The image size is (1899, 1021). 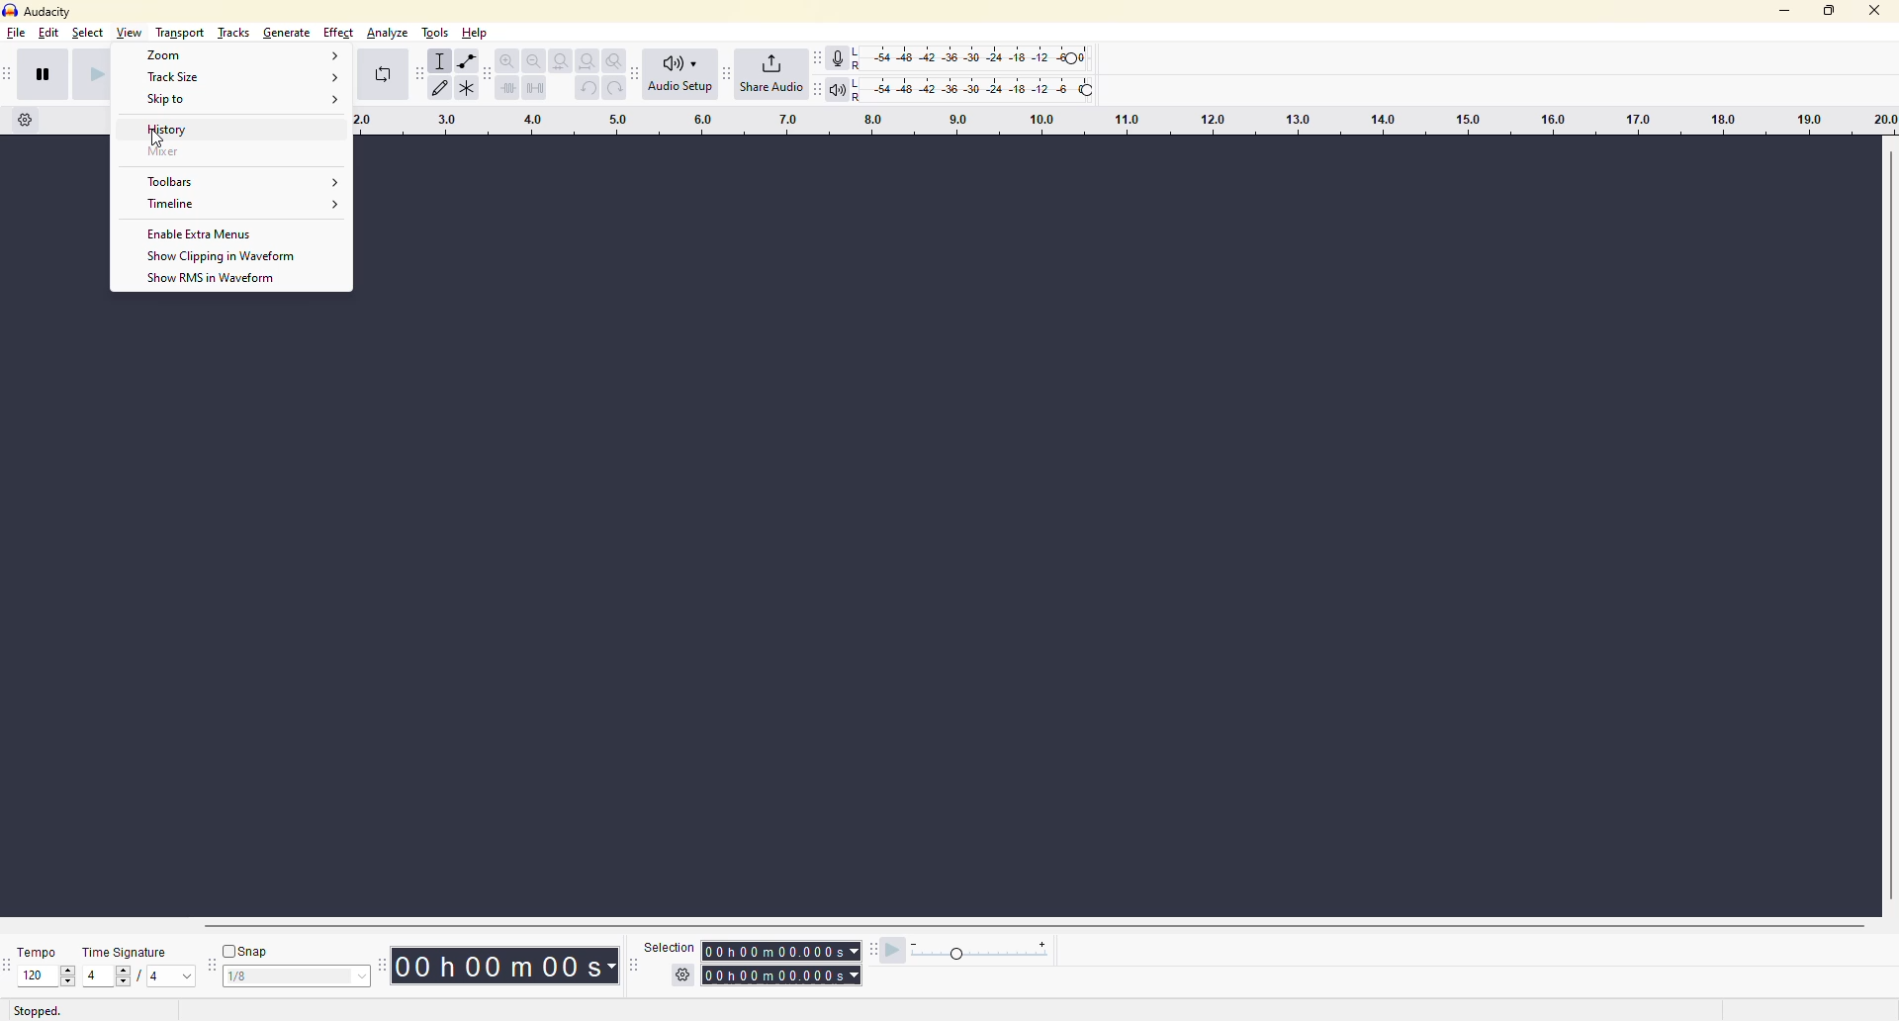 I want to click on enable extra menus, so click(x=203, y=234).